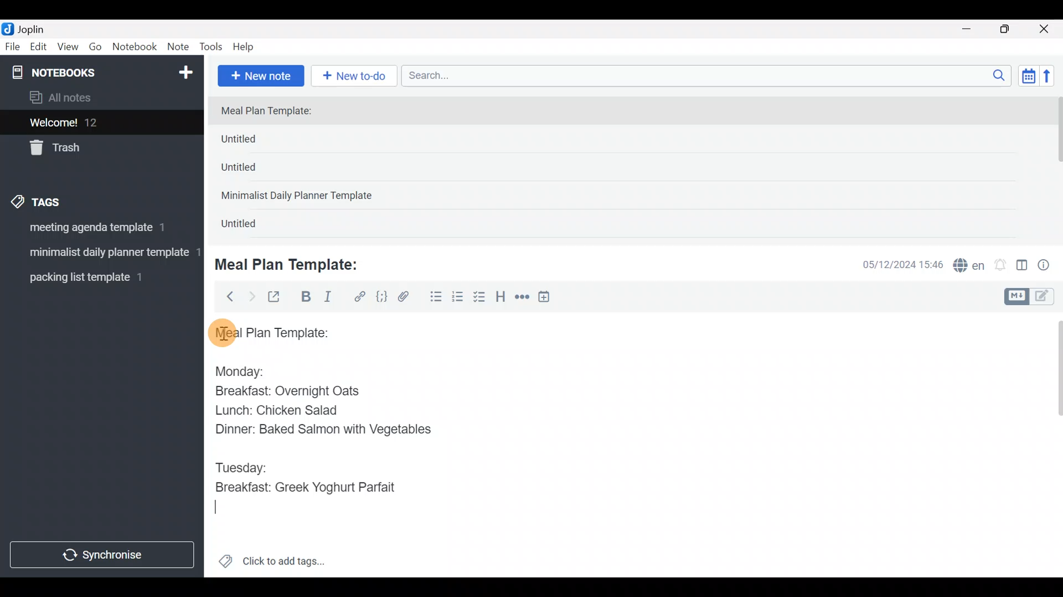 Image resolution: width=1063 pixels, height=597 pixels. I want to click on Trash, so click(95, 149).